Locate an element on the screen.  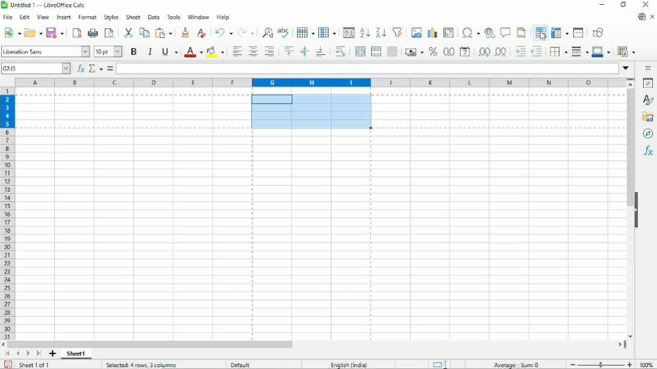
Format as percent is located at coordinates (433, 52).